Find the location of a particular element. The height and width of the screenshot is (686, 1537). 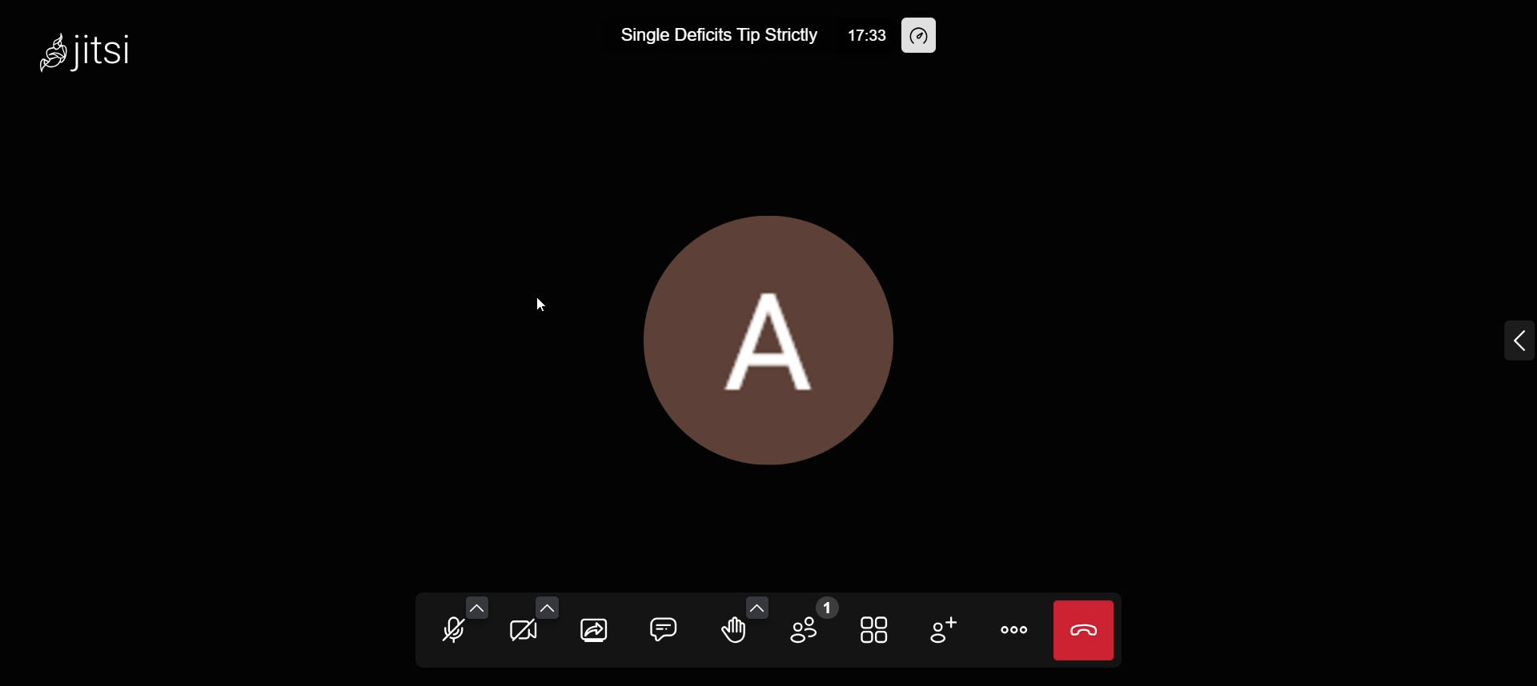

Single Deficits Tip Strictly is located at coordinates (700, 38).